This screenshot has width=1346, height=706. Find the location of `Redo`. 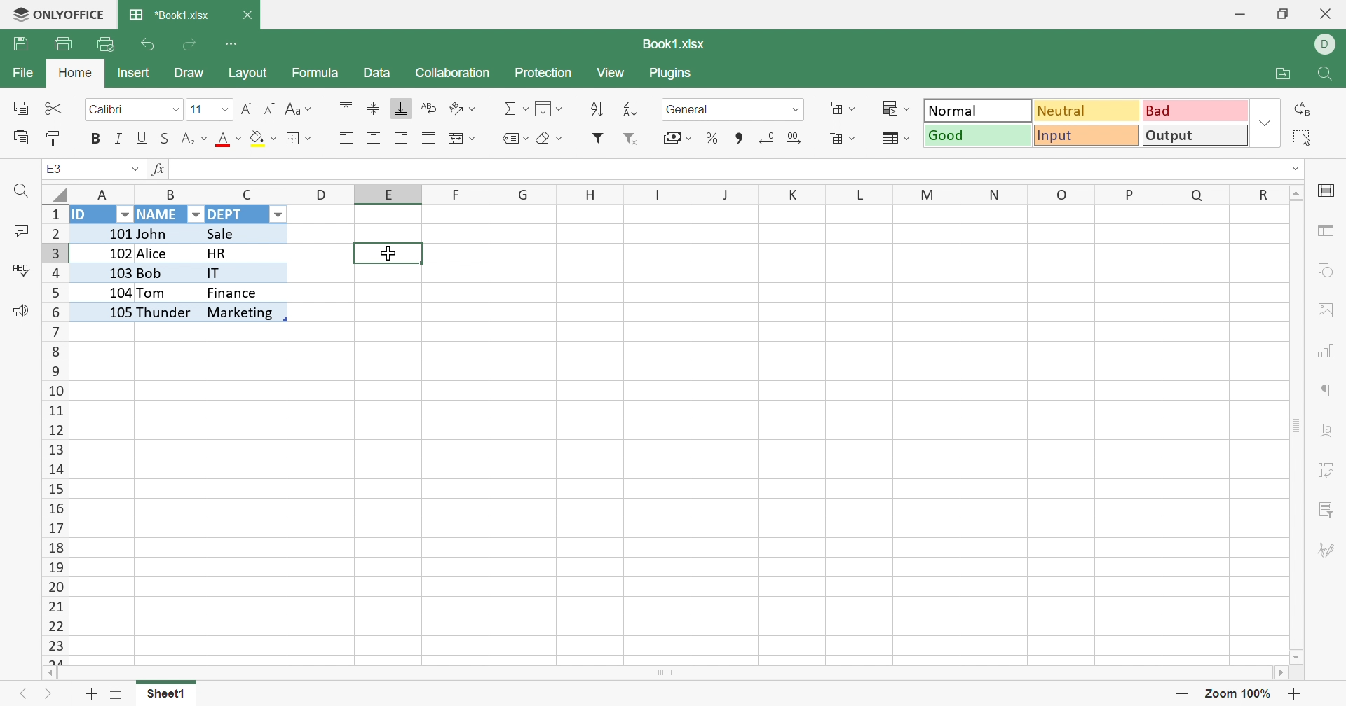

Redo is located at coordinates (193, 43).